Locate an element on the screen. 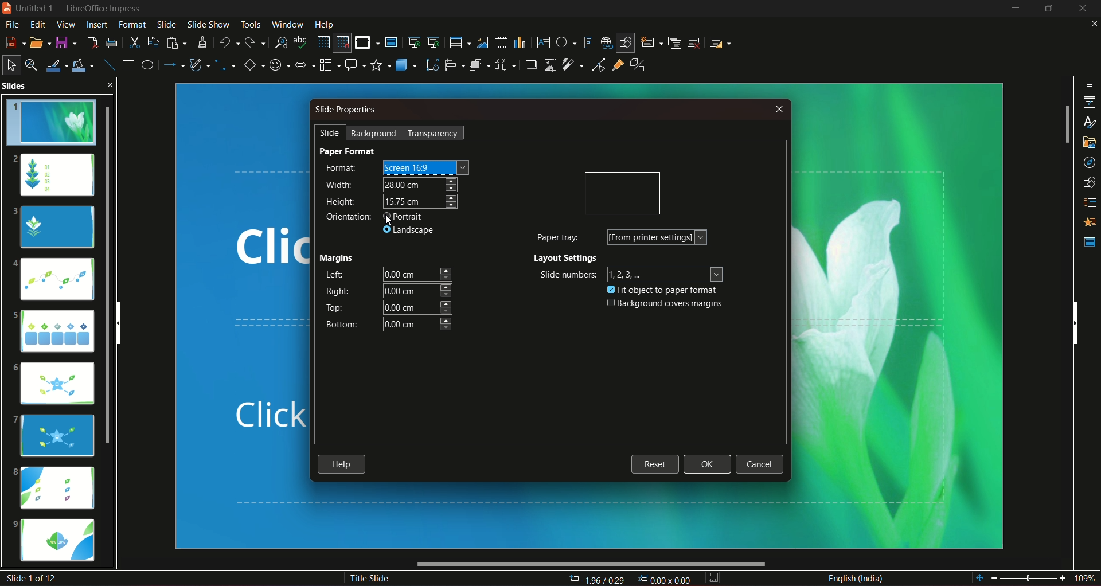 The width and height of the screenshot is (1101, 586). screen size is located at coordinates (425, 167).